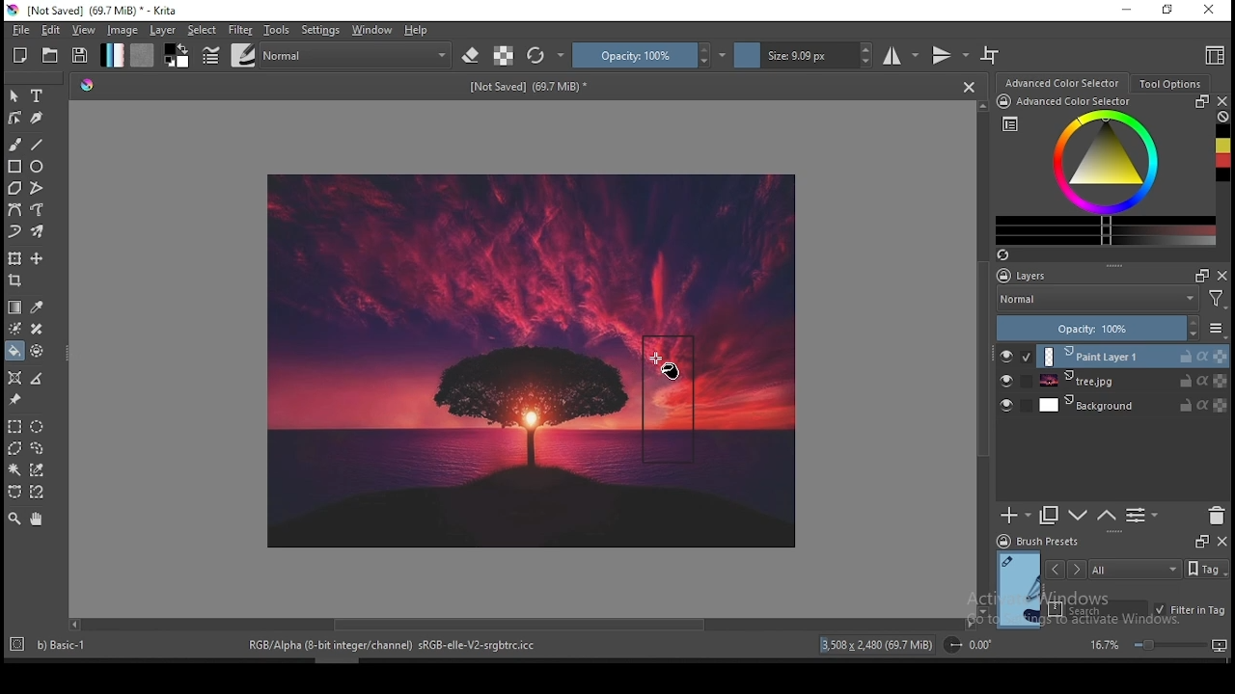 The image size is (1235, 694). I want to click on preview, so click(1017, 588).